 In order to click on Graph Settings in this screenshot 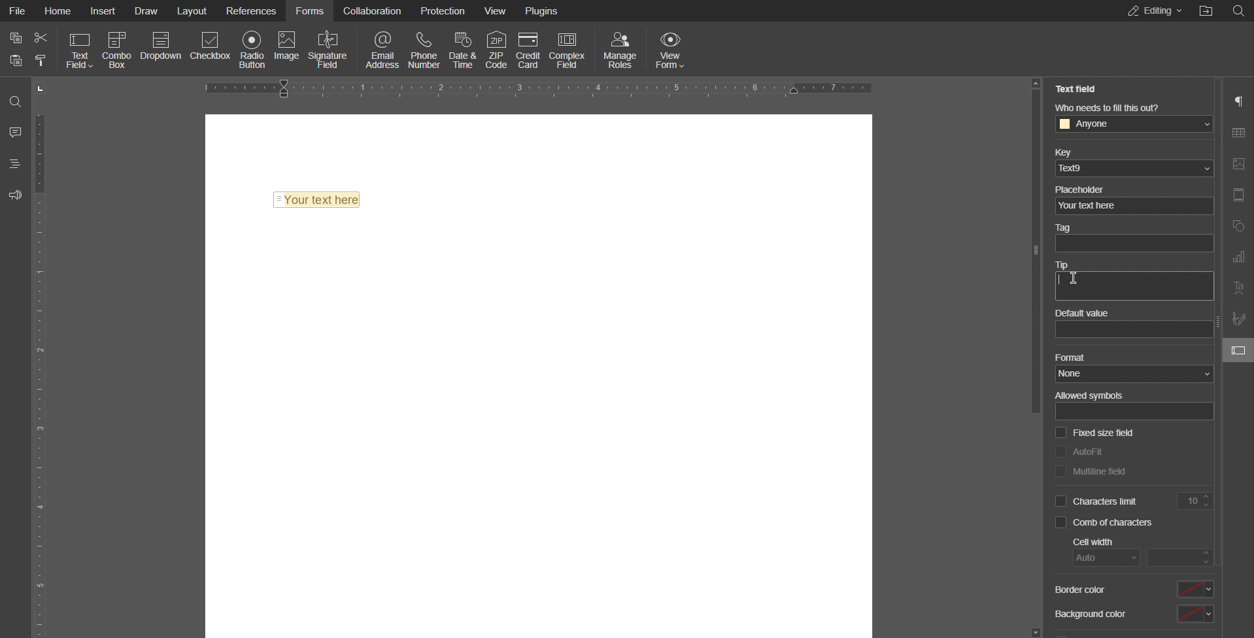, I will do `click(1237, 256)`.